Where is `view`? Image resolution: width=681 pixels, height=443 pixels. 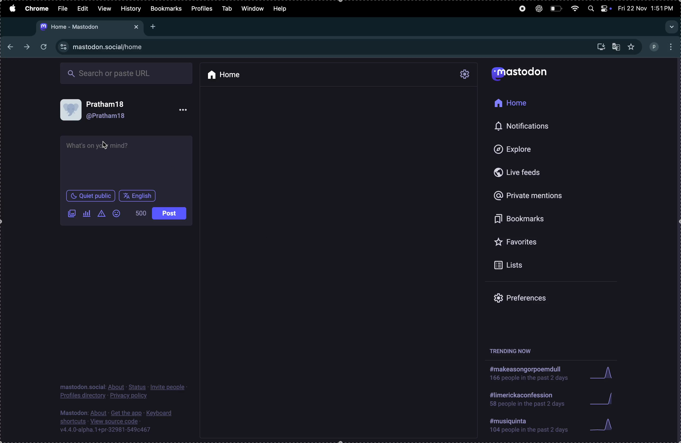 view is located at coordinates (105, 8).